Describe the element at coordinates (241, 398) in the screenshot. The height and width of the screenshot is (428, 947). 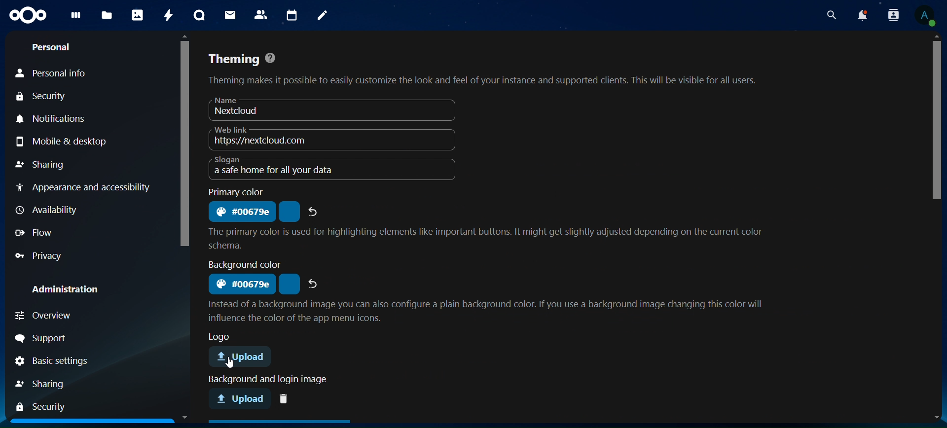
I see `background and login image upload` at that location.